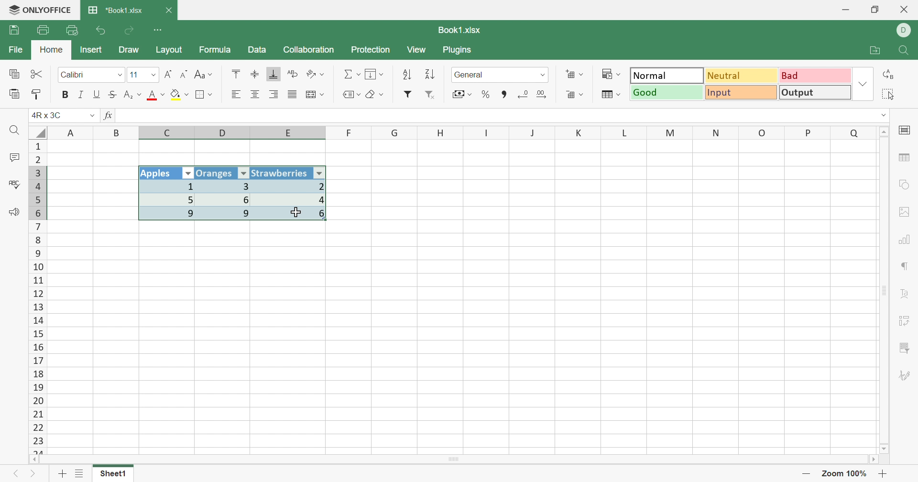 The height and width of the screenshot is (482, 918). Describe the element at coordinates (38, 192) in the screenshot. I see `Row numbers 3, 4, 5, 6 and 7 highlighted` at that location.